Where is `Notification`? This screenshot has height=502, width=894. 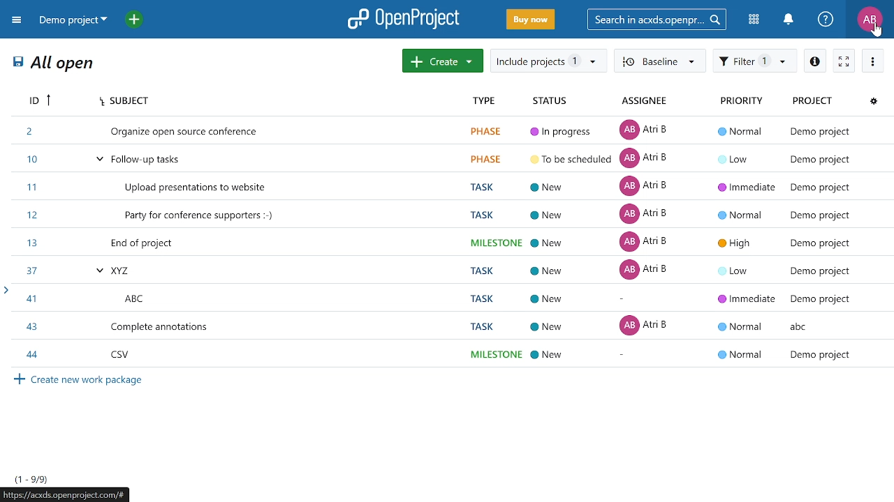
Notification is located at coordinates (788, 20).